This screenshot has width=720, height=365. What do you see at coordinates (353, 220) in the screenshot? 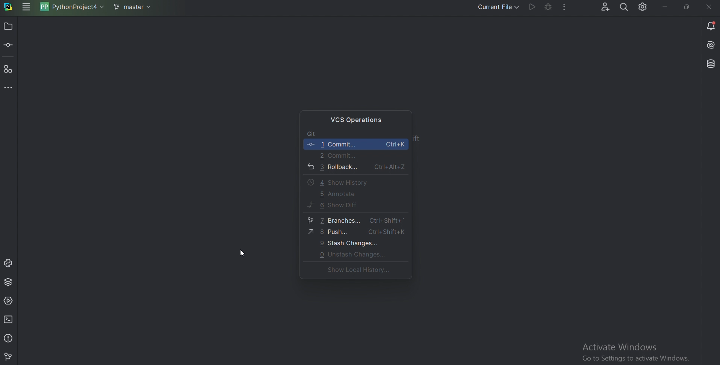
I see `Branches` at bounding box center [353, 220].